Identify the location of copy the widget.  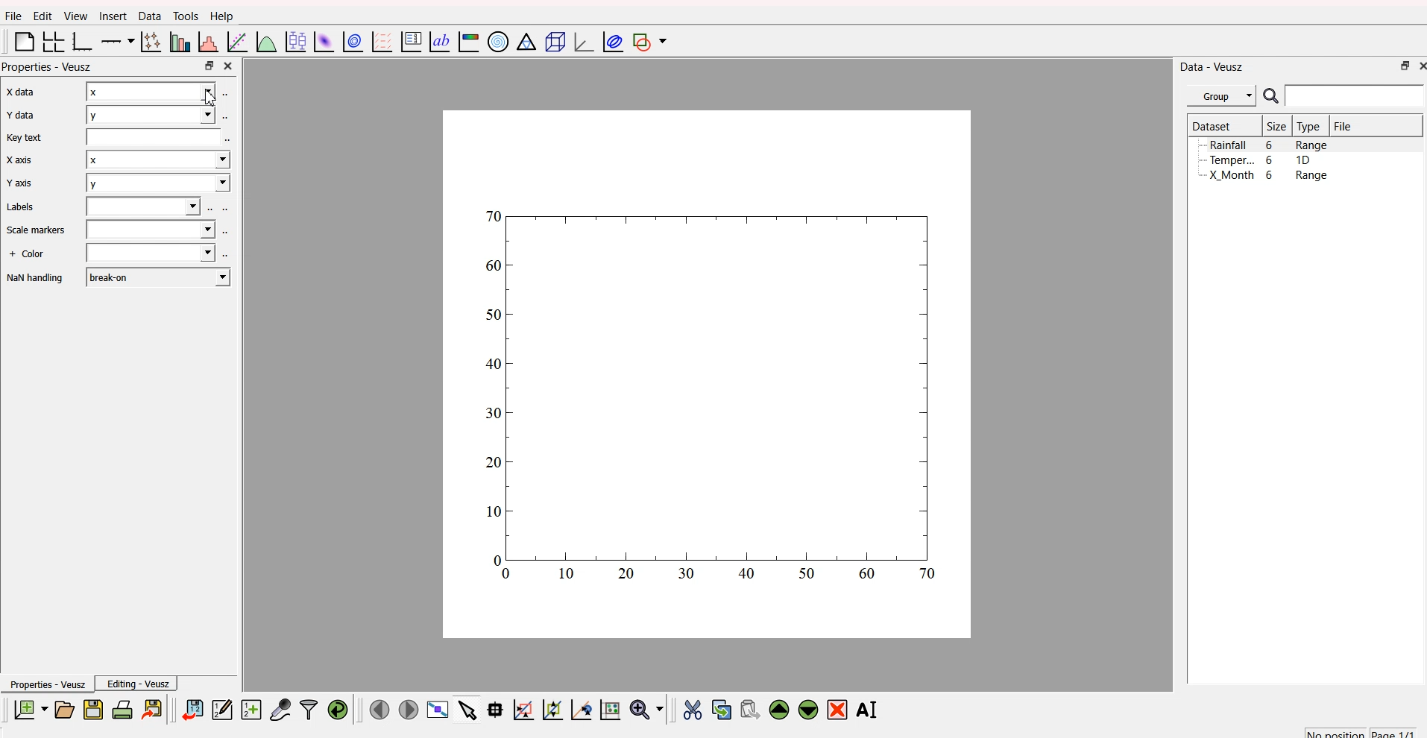
(721, 707).